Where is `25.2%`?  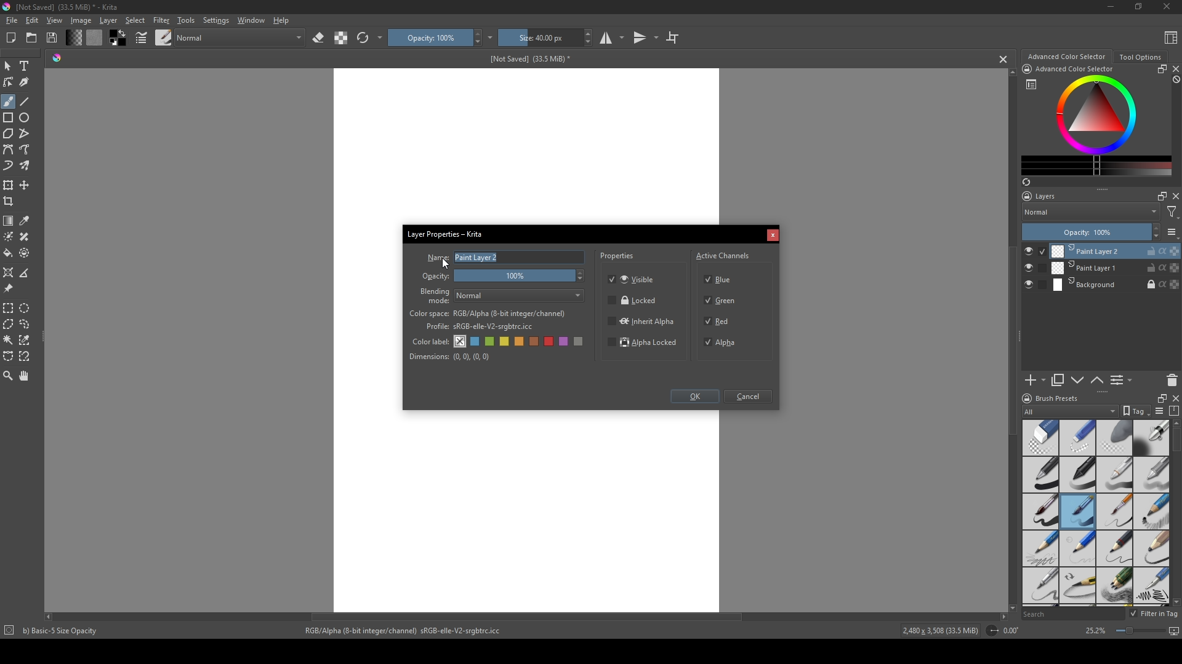
25.2% is located at coordinates (1095, 631).